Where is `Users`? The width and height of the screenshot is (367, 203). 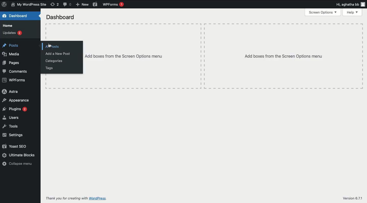 Users is located at coordinates (11, 118).